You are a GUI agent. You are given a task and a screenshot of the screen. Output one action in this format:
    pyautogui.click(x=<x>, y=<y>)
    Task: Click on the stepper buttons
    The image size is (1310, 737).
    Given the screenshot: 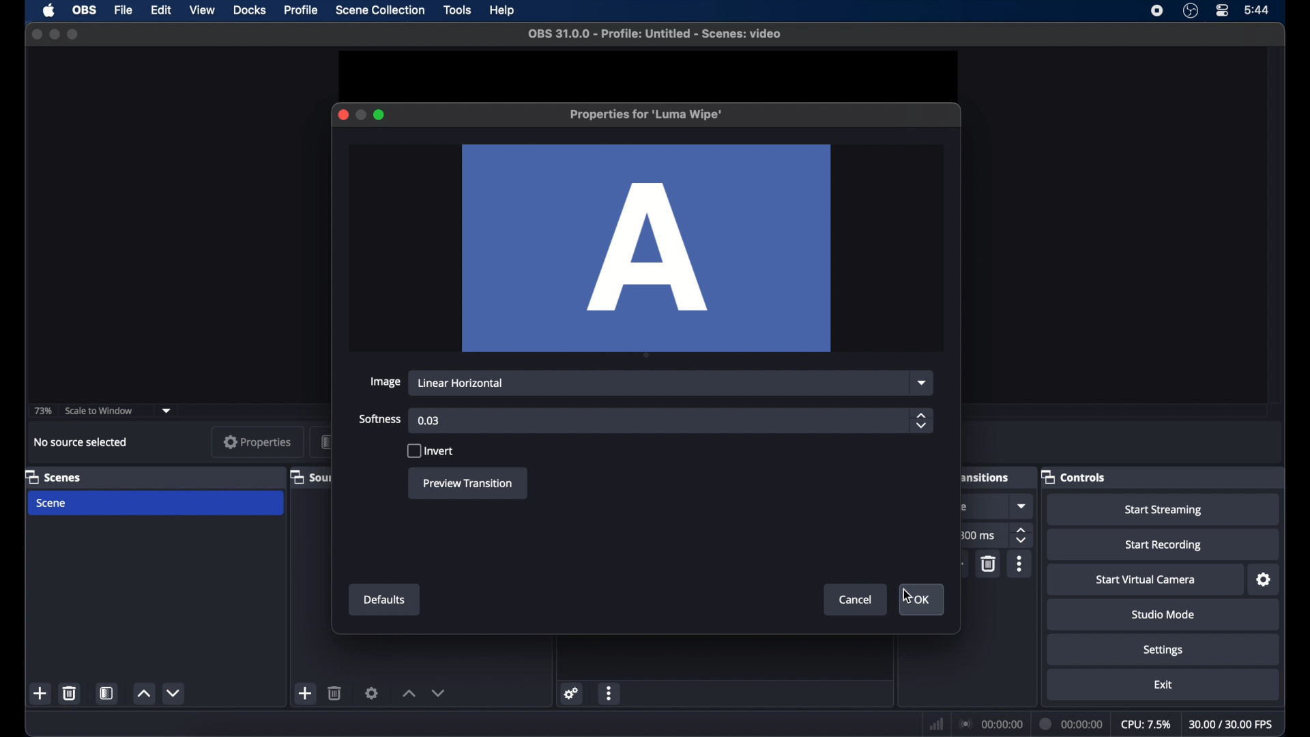 What is the action you would take?
    pyautogui.click(x=1022, y=536)
    